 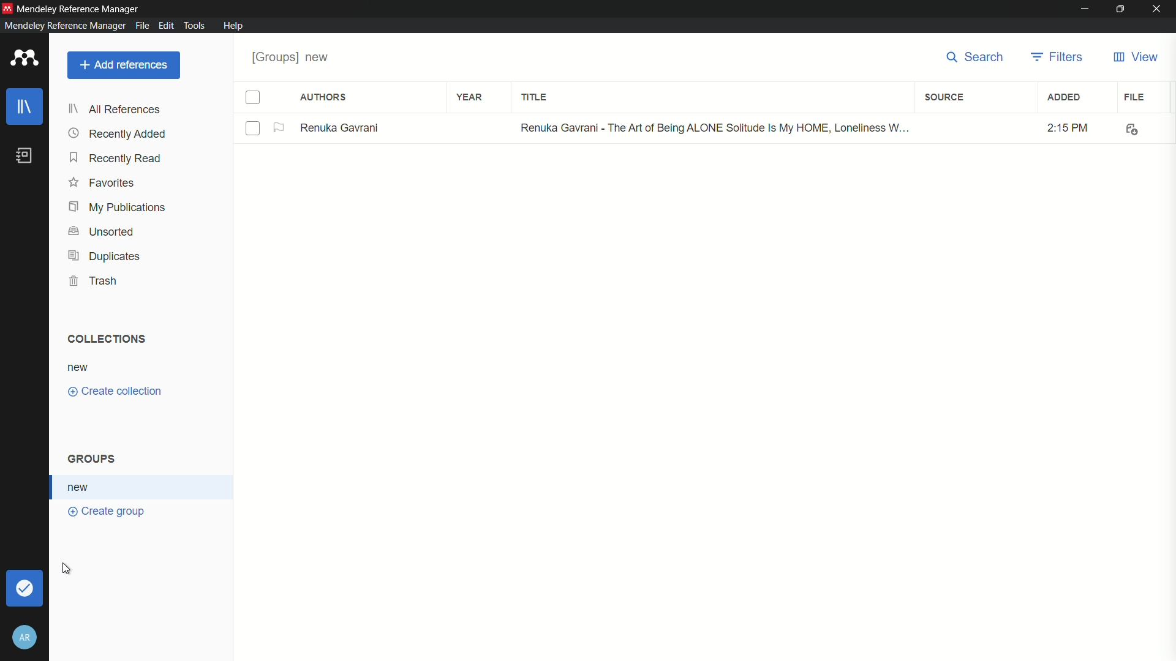 I want to click on app icon, so click(x=7, y=7).